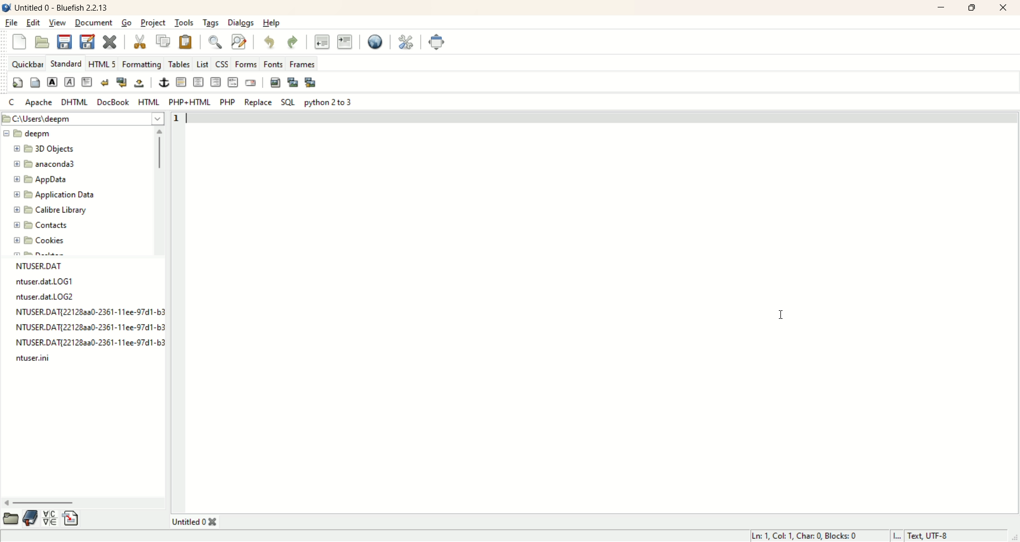 Image resolution: width=1020 pixels, height=542 pixels. Describe the element at coordinates (35, 82) in the screenshot. I see `body` at that location.